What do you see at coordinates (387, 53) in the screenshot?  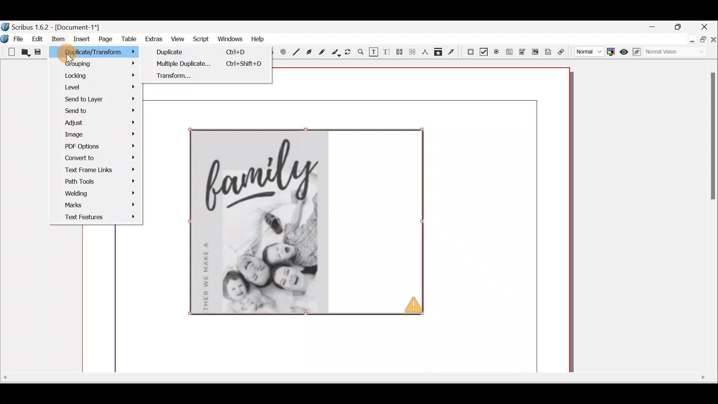 I see `Edit text with story editor` at bounding box center [387, 53].